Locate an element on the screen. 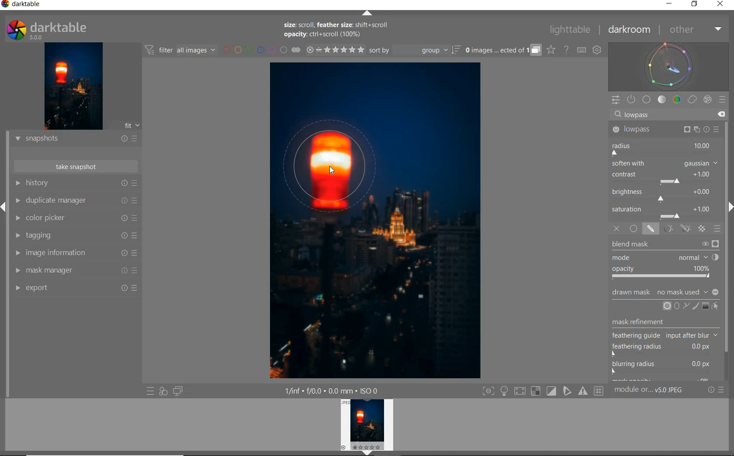 Image resolution: width=734 pixels, height=456 pixels. RESET OR PRESETS & PREFERENCES is located at coordinates (719, 390).